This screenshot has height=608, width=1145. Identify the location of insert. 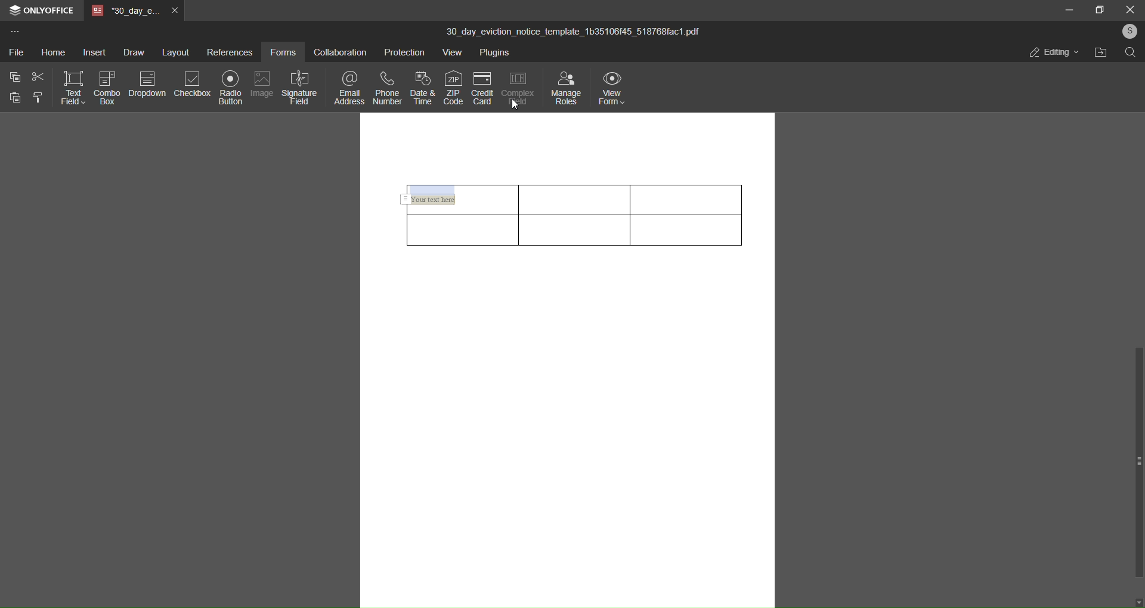
(94, 53).